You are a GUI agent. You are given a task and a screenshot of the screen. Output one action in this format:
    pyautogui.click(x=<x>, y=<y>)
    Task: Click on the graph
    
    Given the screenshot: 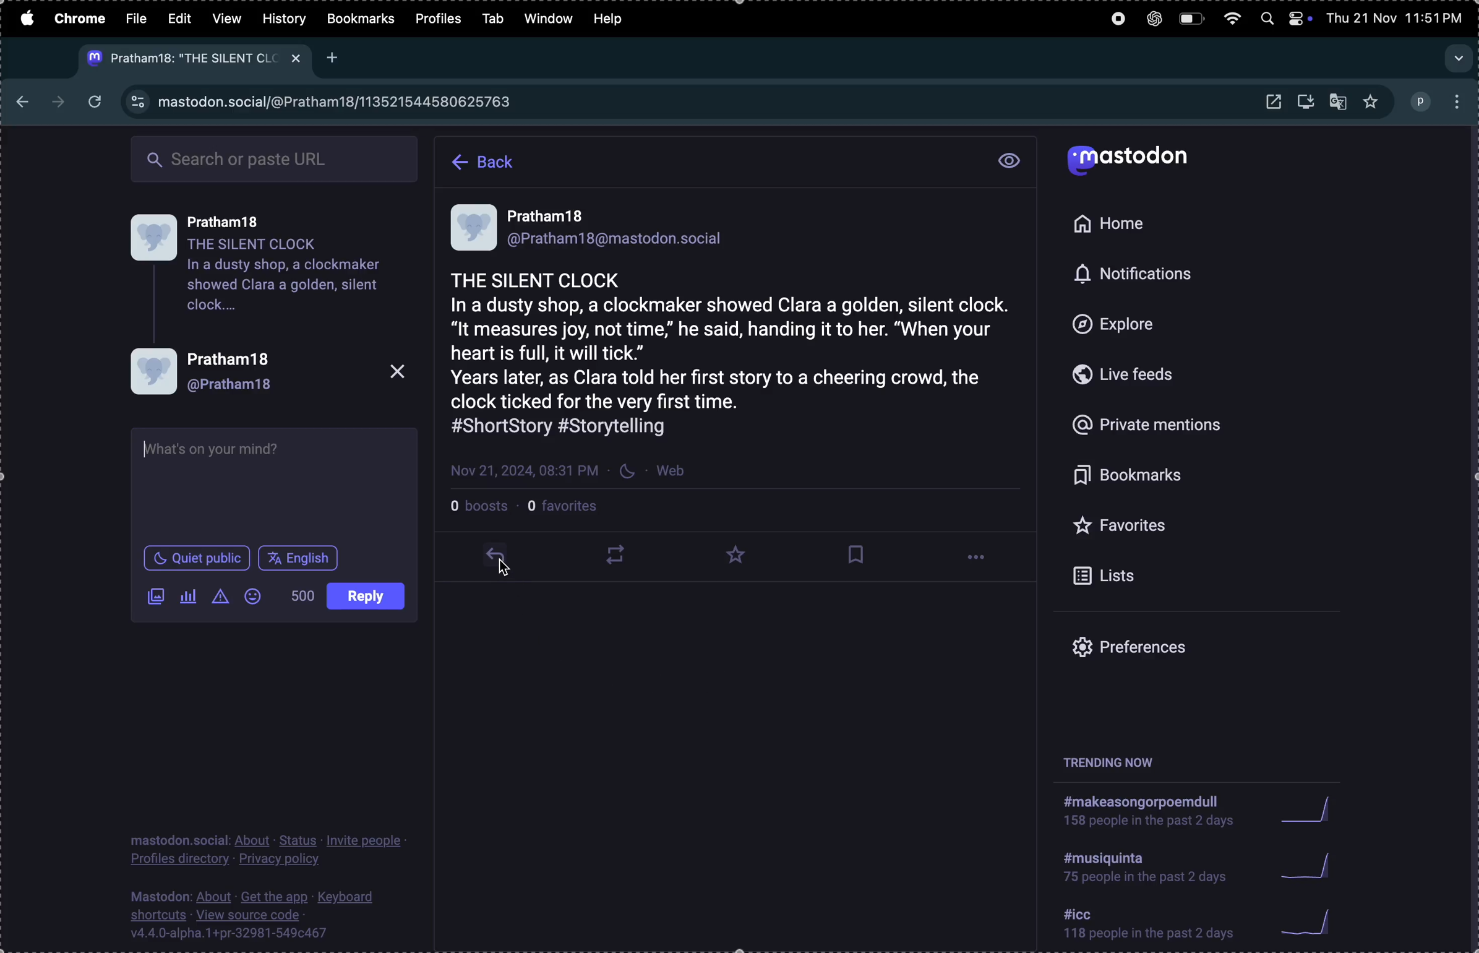 What is the action you would take?
    pyautogui.click(x=1312, y=865)
    